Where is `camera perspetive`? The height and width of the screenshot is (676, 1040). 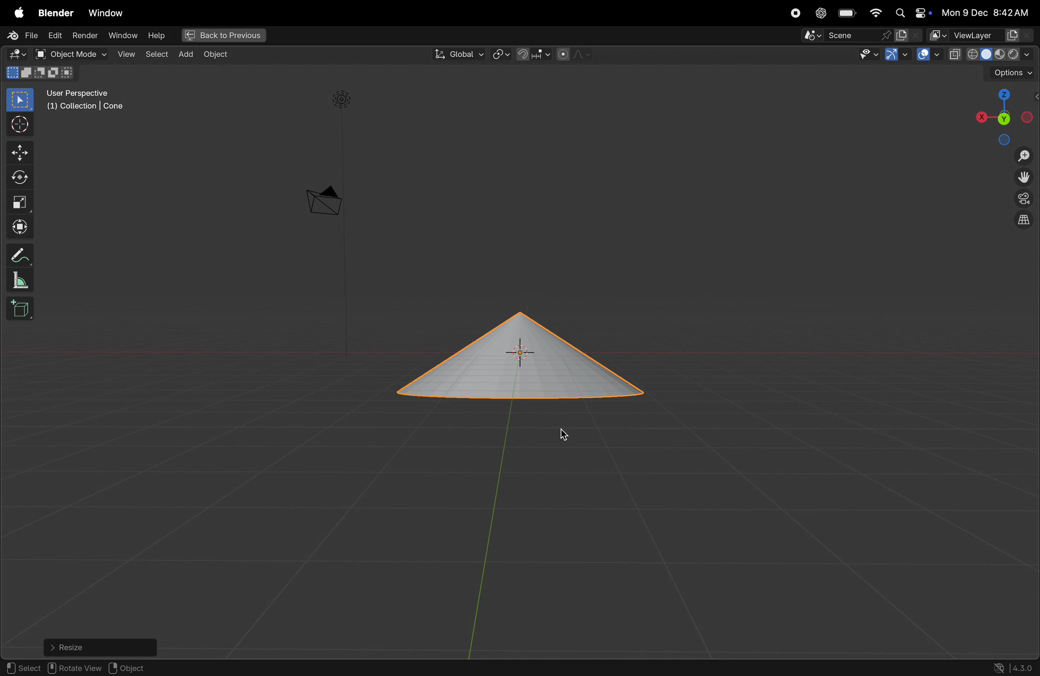
camera perspetive is located at coordinates (323, 201).